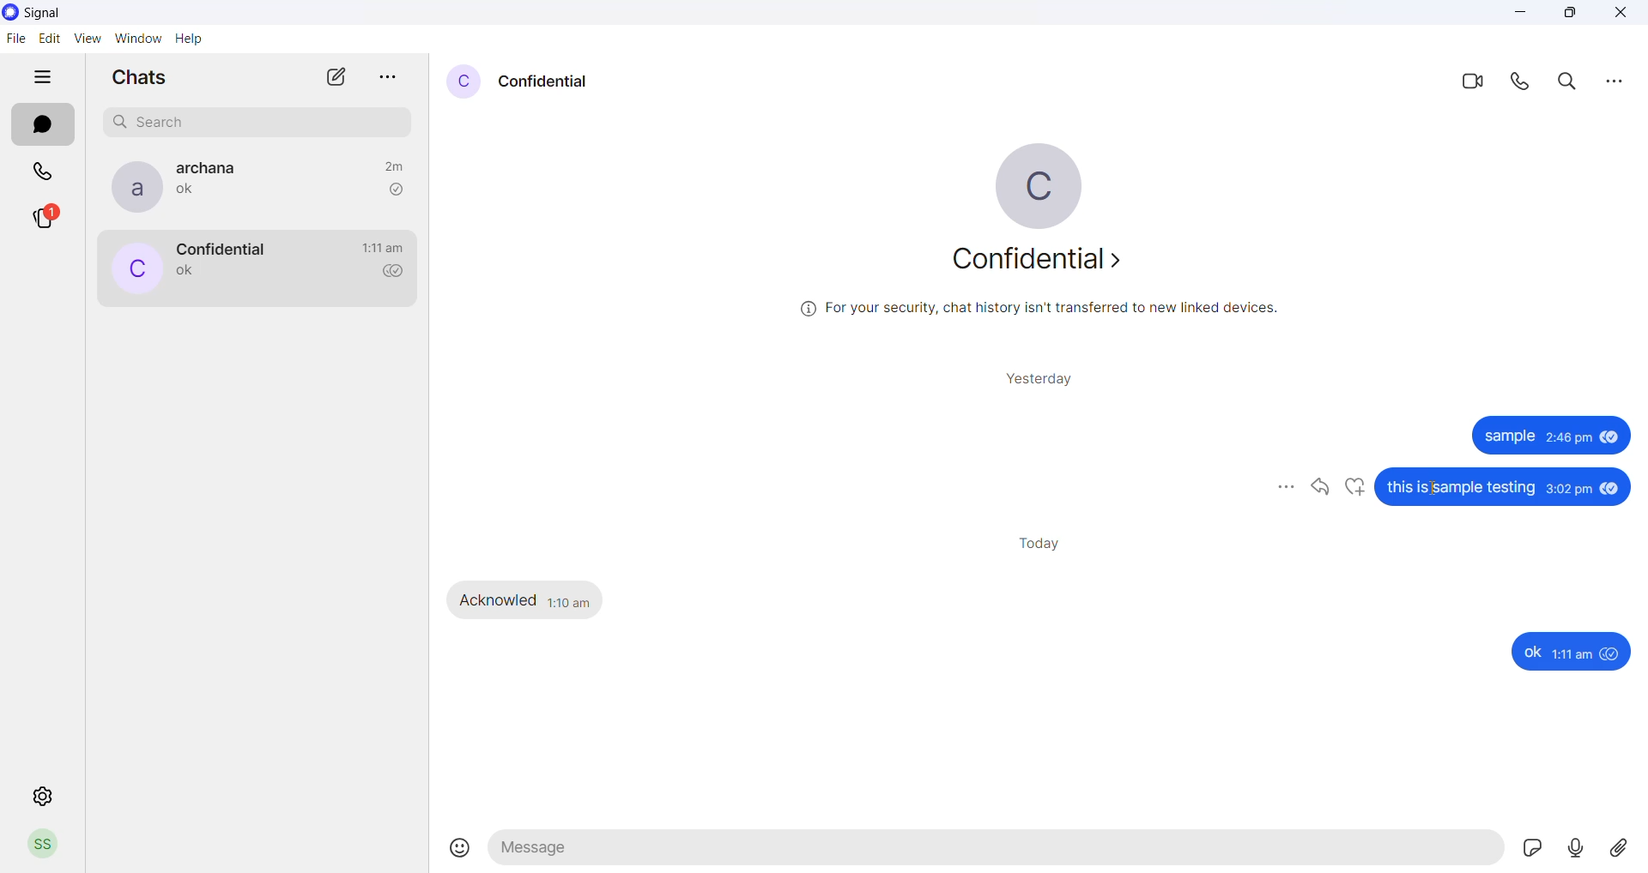 Image resolution: width=1648 pixels, height=873 pixels. What do you see at coordinates (43, 797) in the screenshot?
I see `settings` at bounding box center [43, 797].